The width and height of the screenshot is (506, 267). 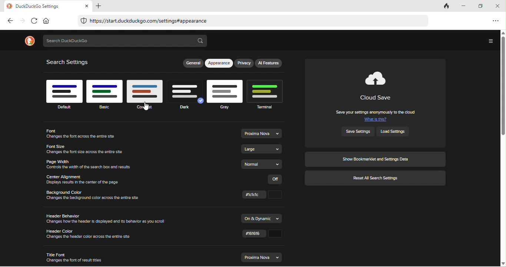 I want to click on off, so click(x=276, y=179).